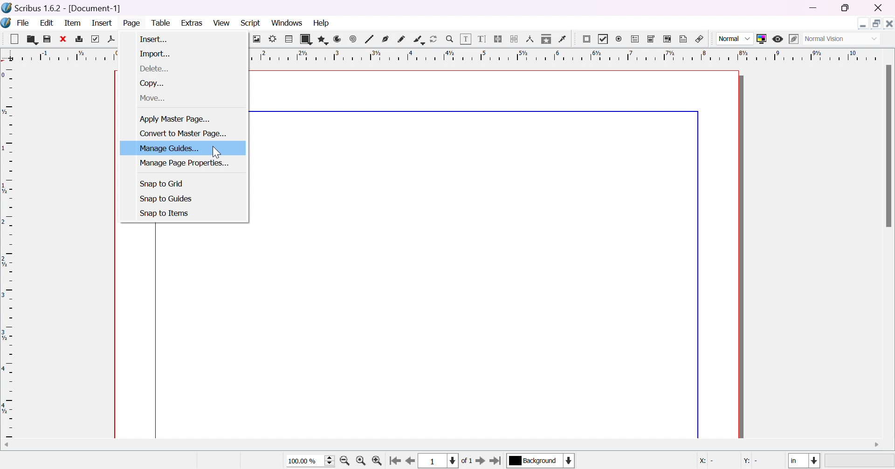 The width and height of the screenshot is (895, 469). I want to click on select current layer, so click(534, 461).